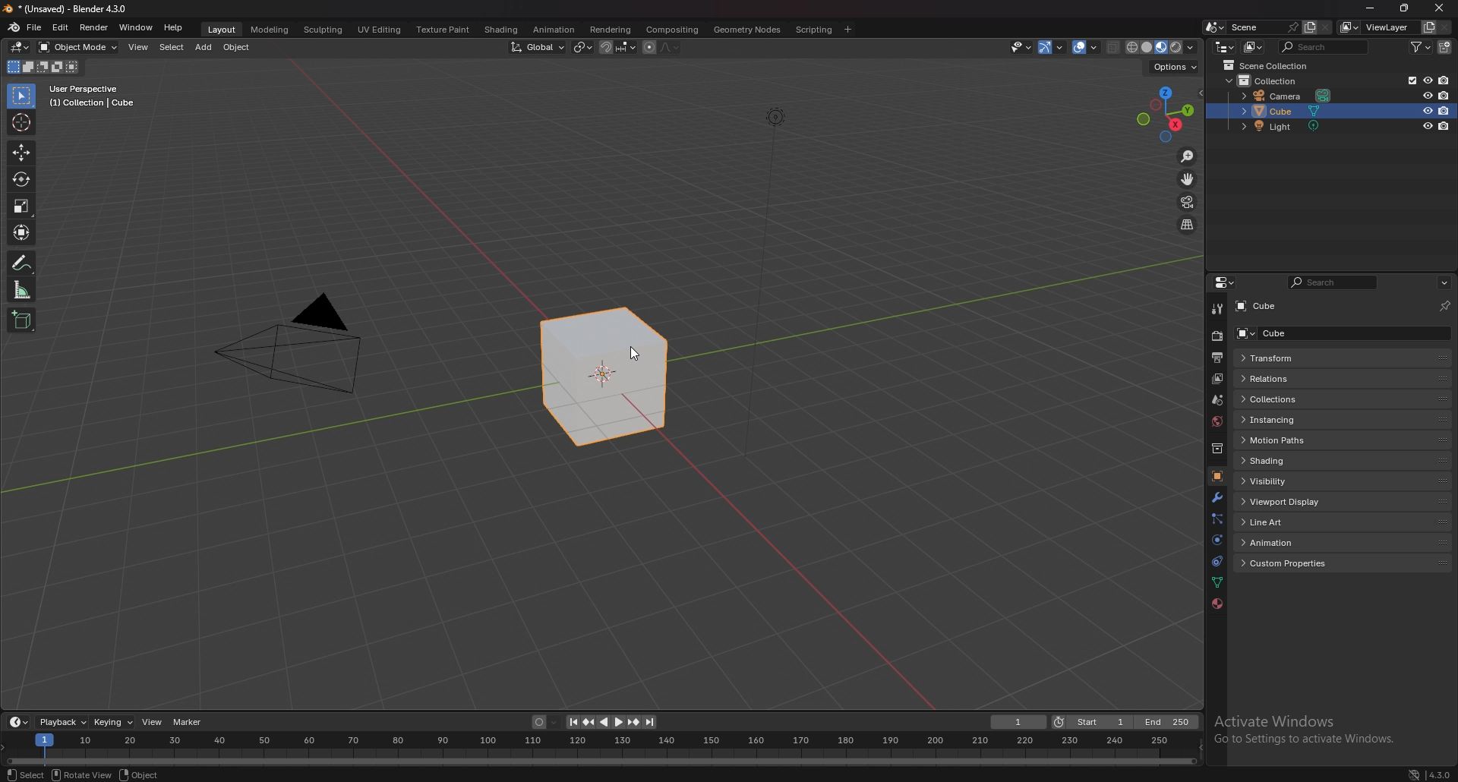  I want to click on play animation, so click(611, 721).